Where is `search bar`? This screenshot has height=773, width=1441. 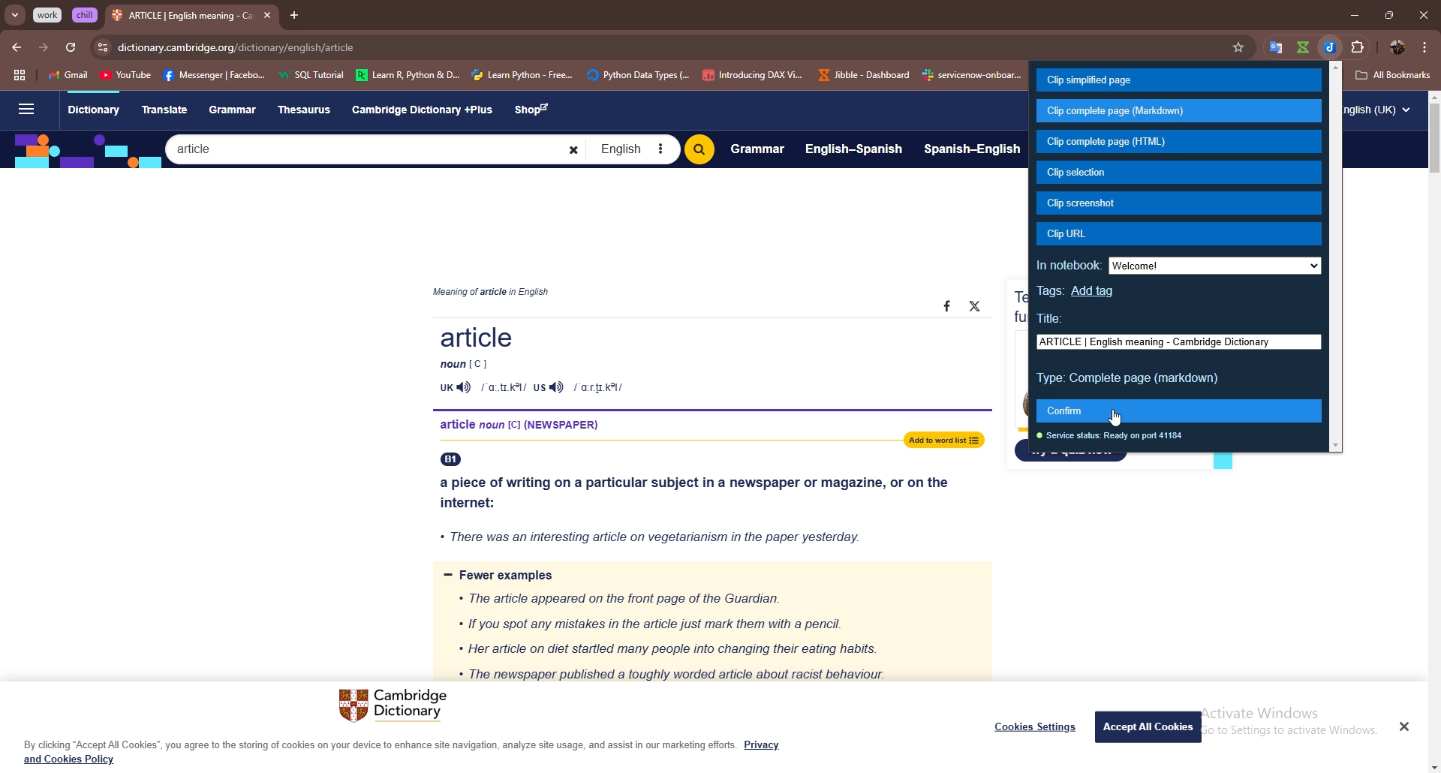
search bar is located at coordinates (686, 47).